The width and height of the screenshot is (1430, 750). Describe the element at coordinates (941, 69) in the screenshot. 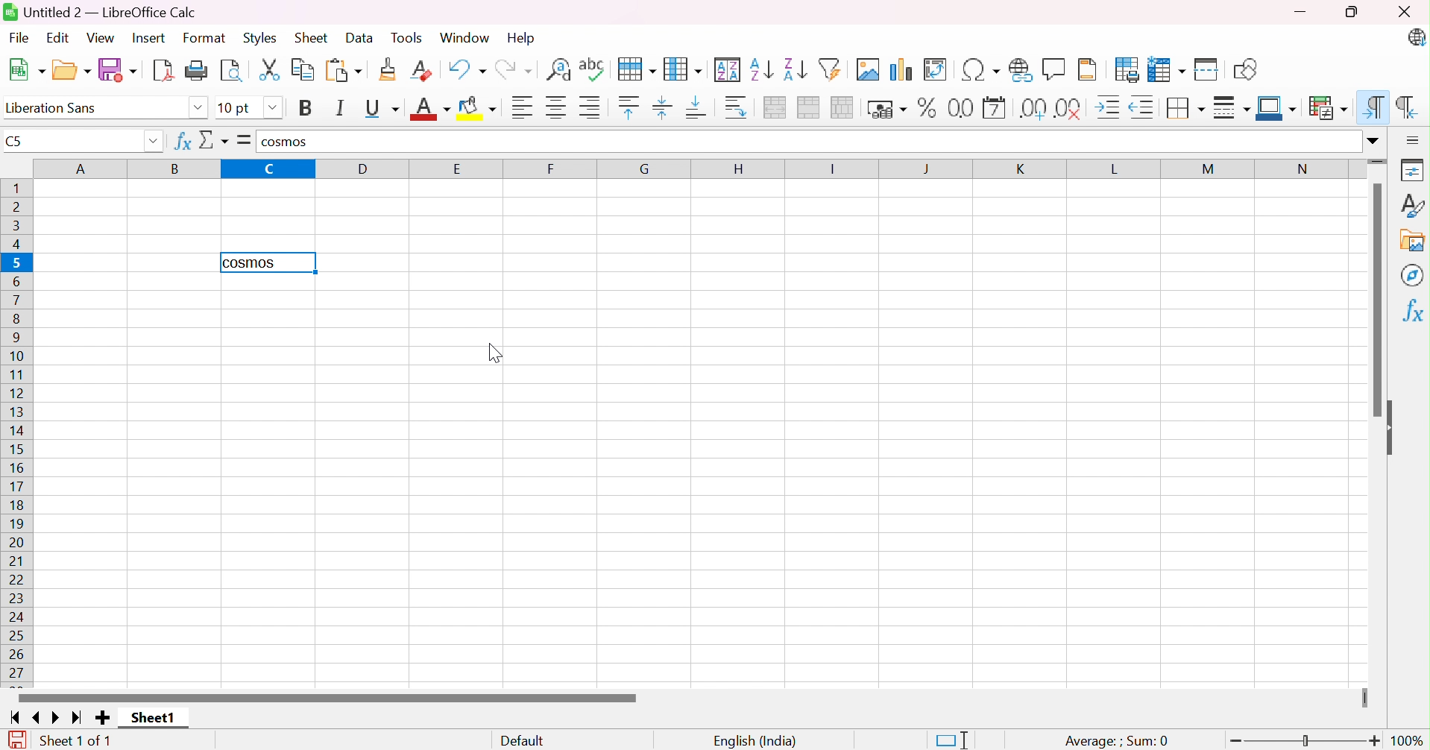

I see `Insert or Edit Pivot Table` at that location.